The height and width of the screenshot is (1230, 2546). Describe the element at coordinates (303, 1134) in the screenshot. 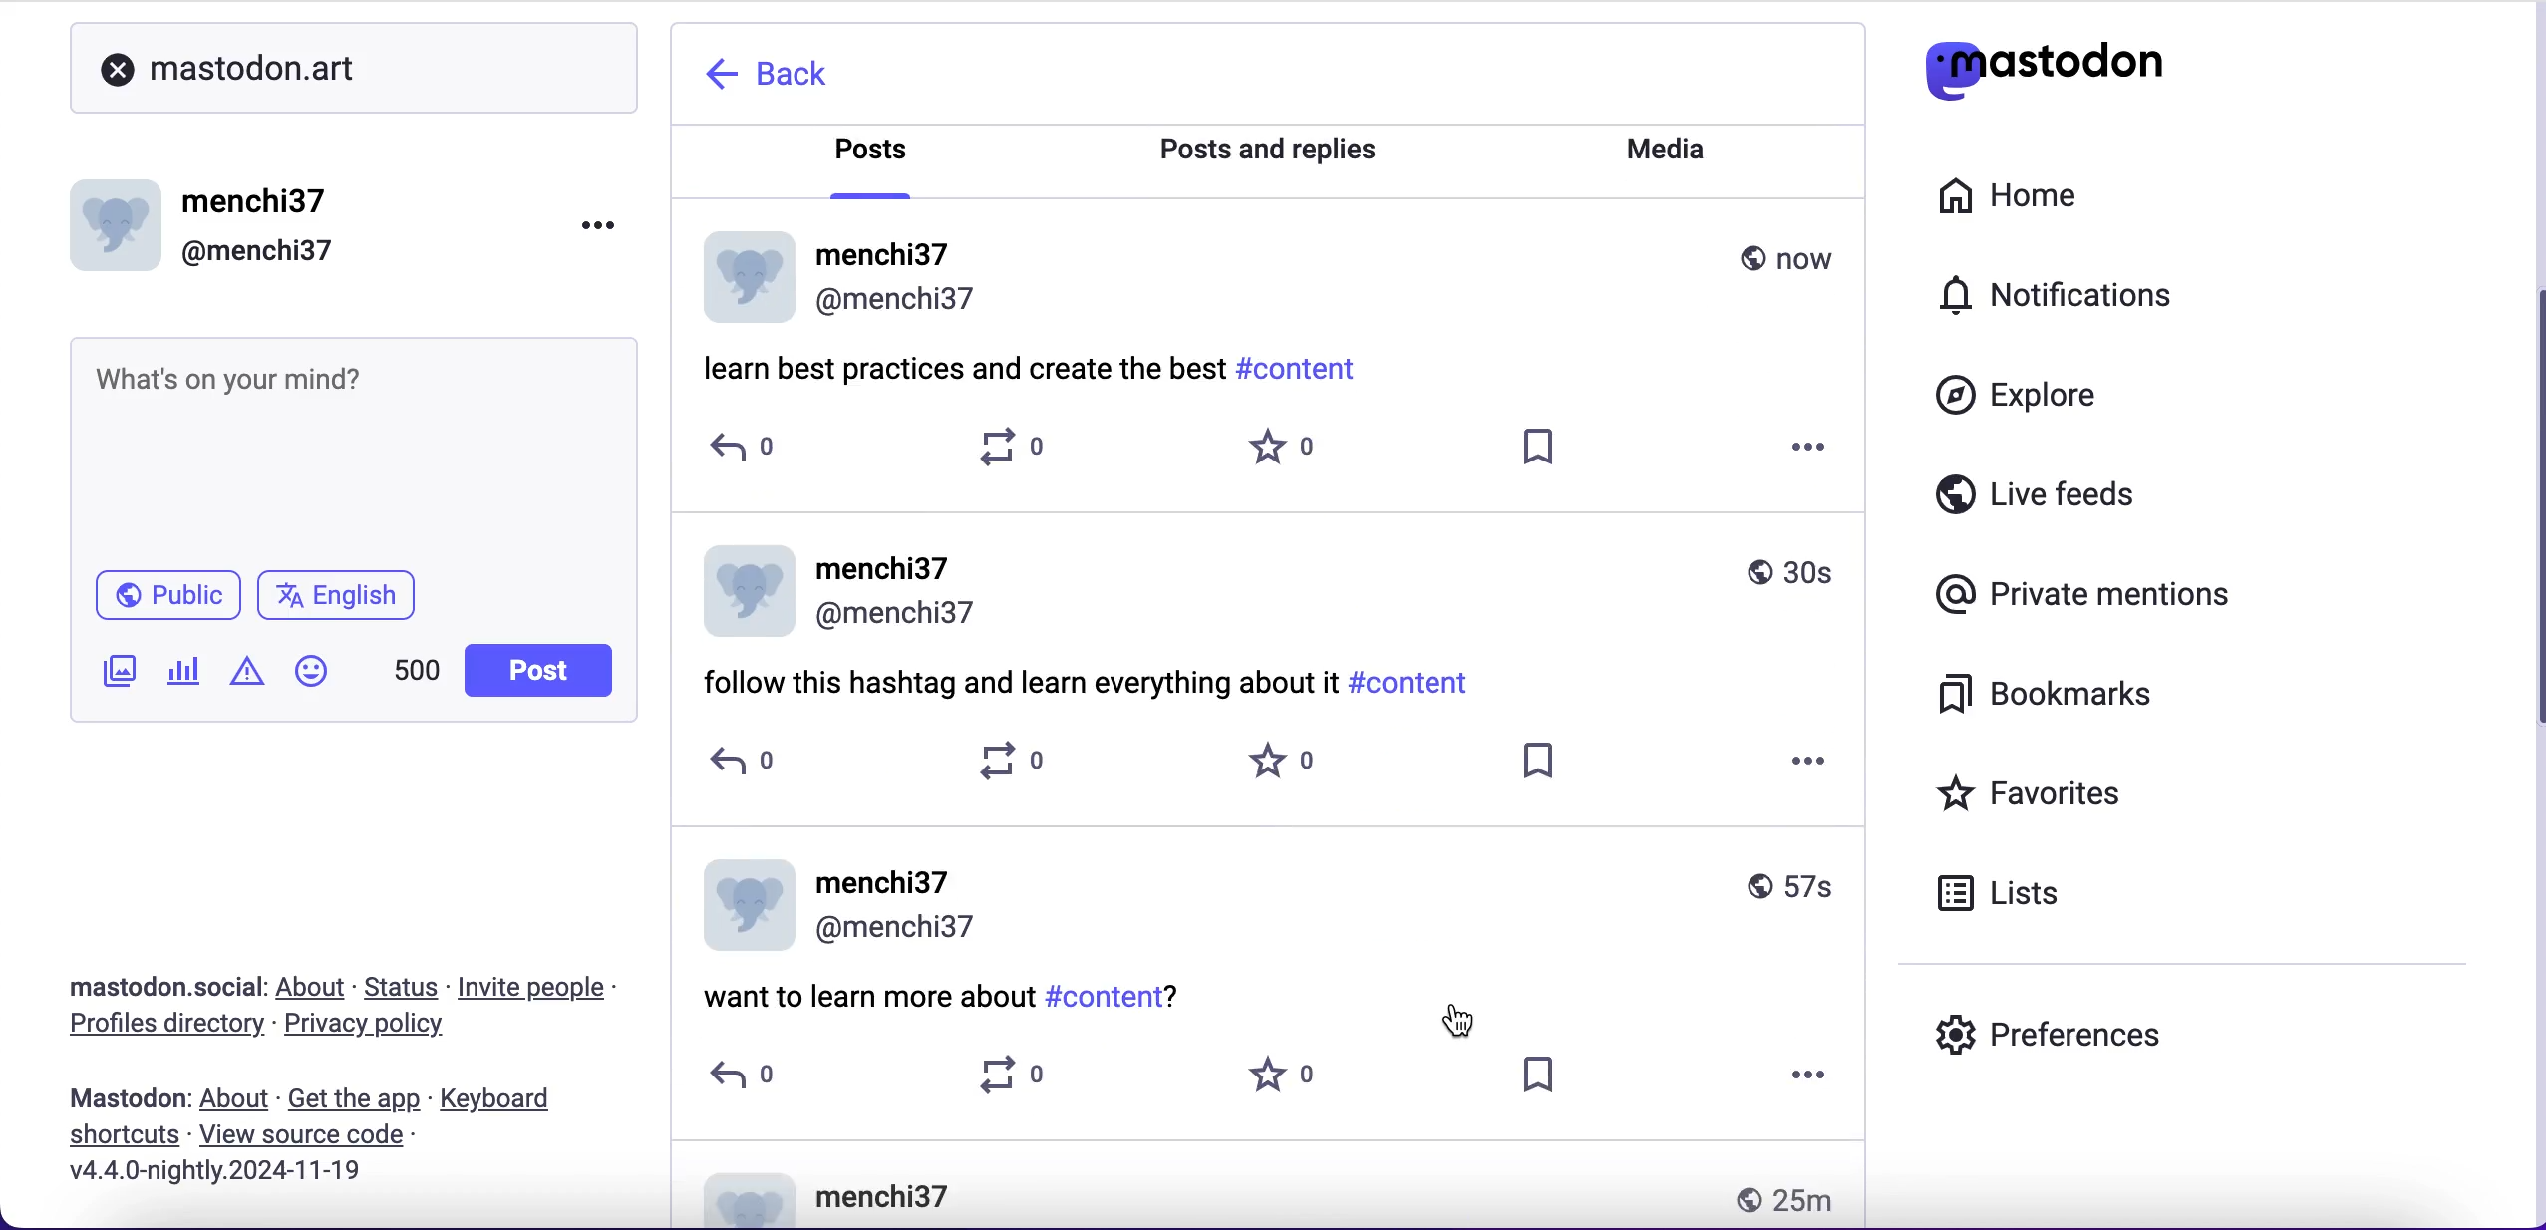

I see `` at that location.